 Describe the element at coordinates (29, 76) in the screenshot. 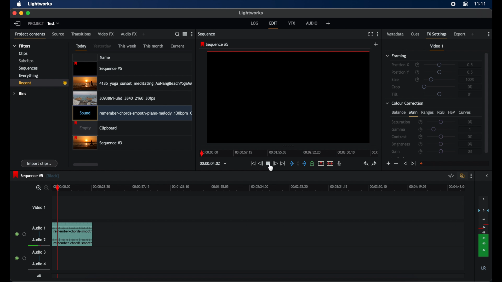

I see `everything` at that location.